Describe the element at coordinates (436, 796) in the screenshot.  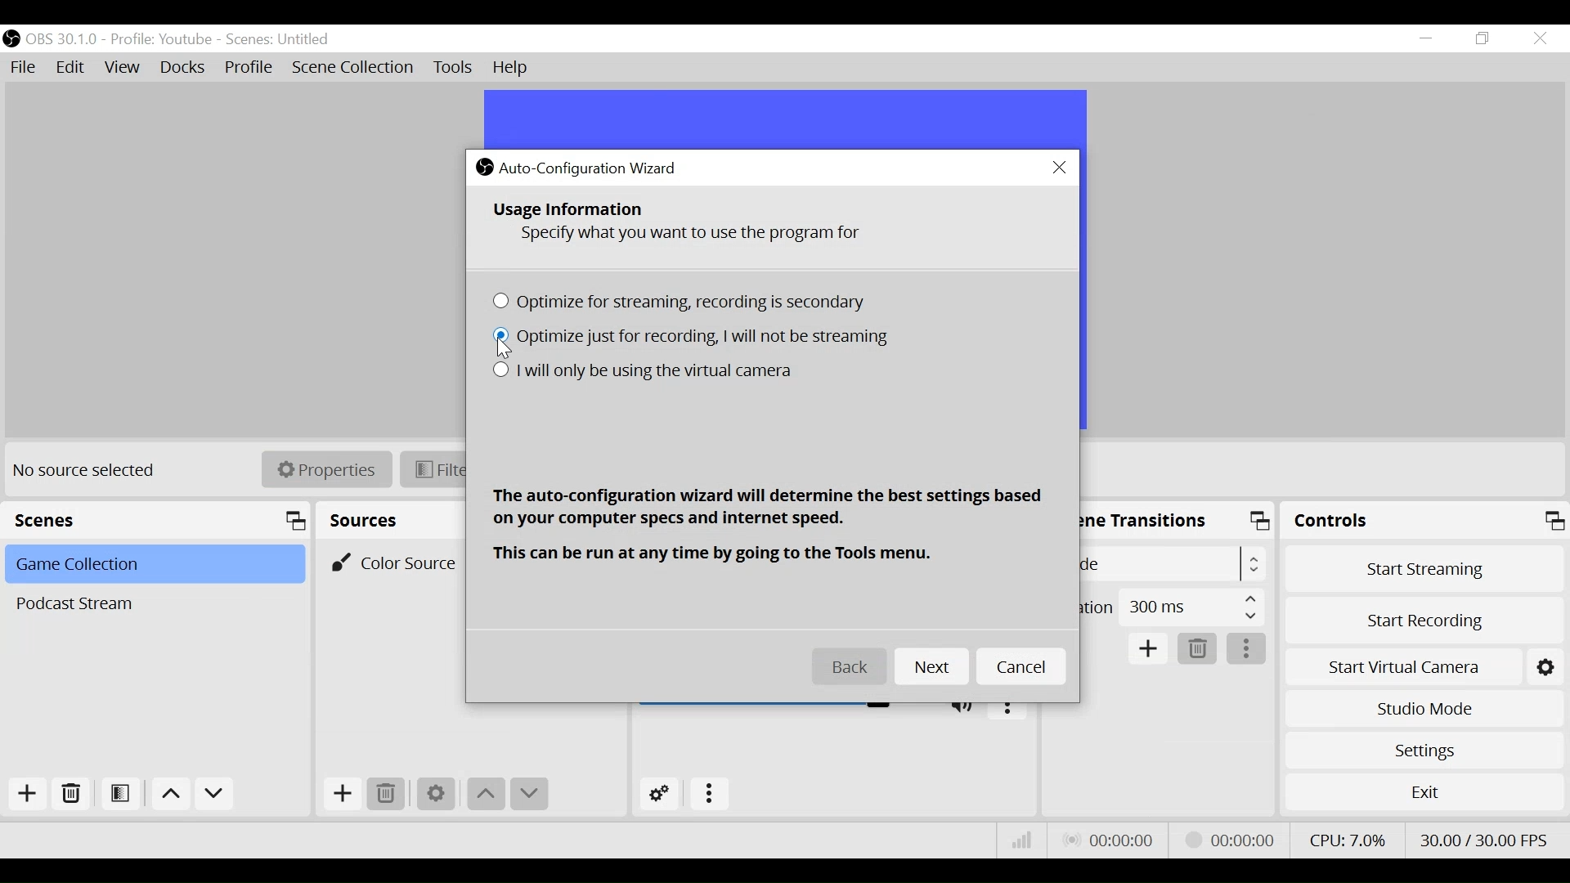
I see `Settings` at that location.